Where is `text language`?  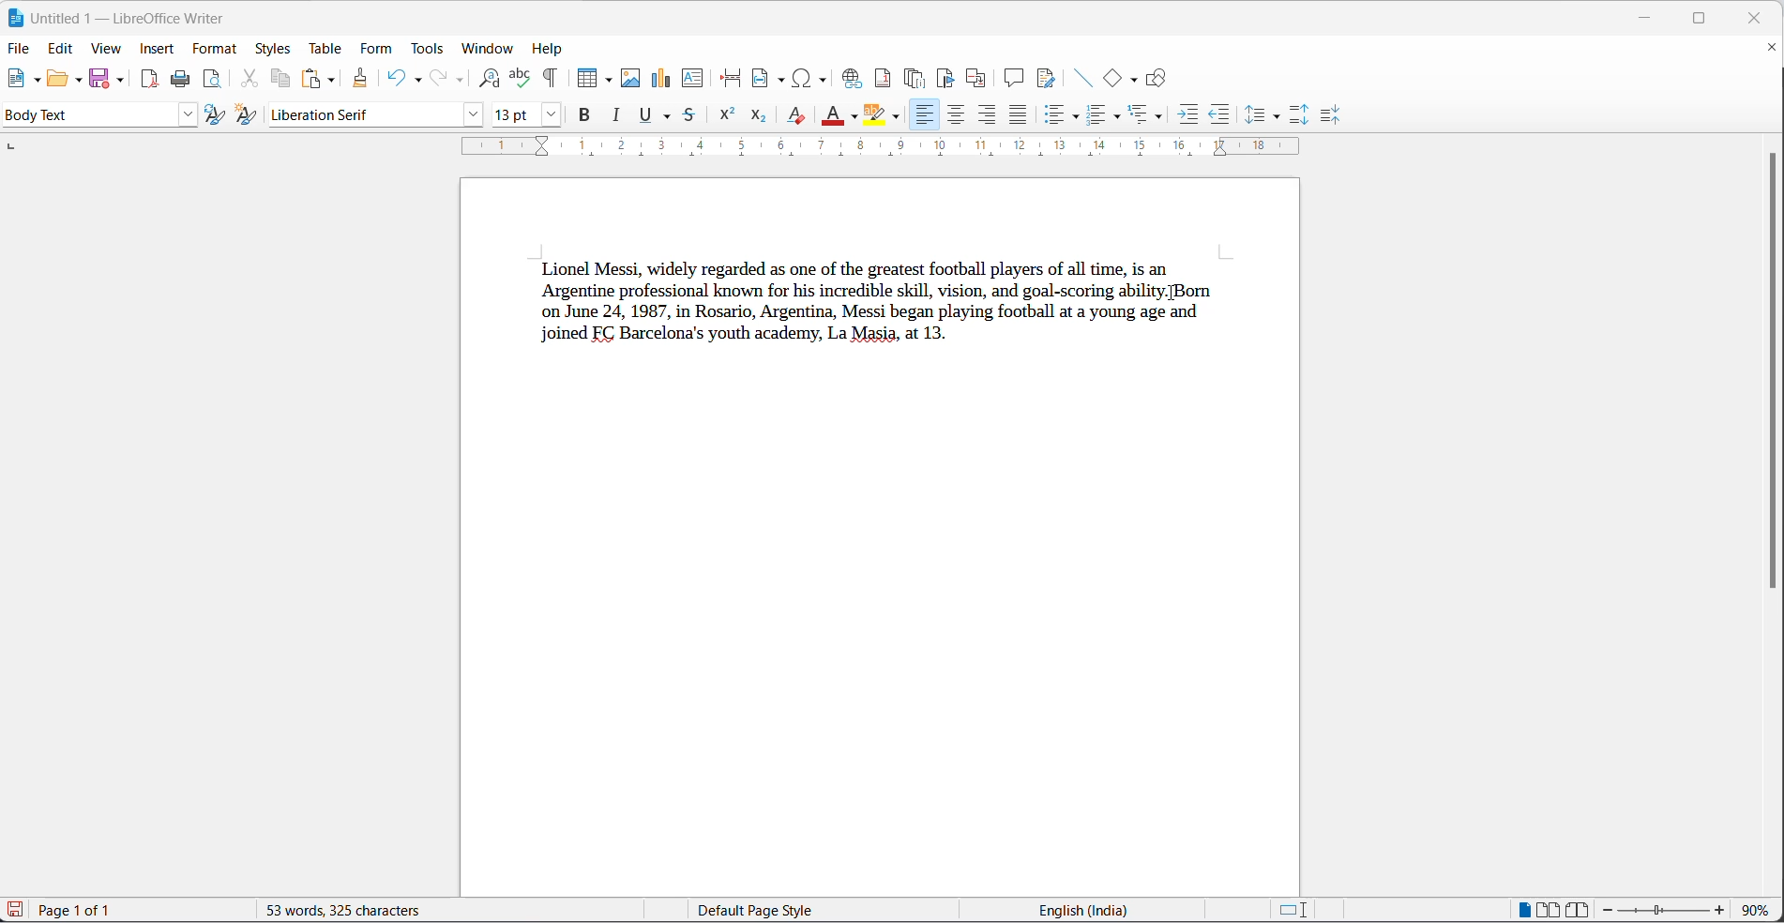 text language is located at coordinates (1073, 911).